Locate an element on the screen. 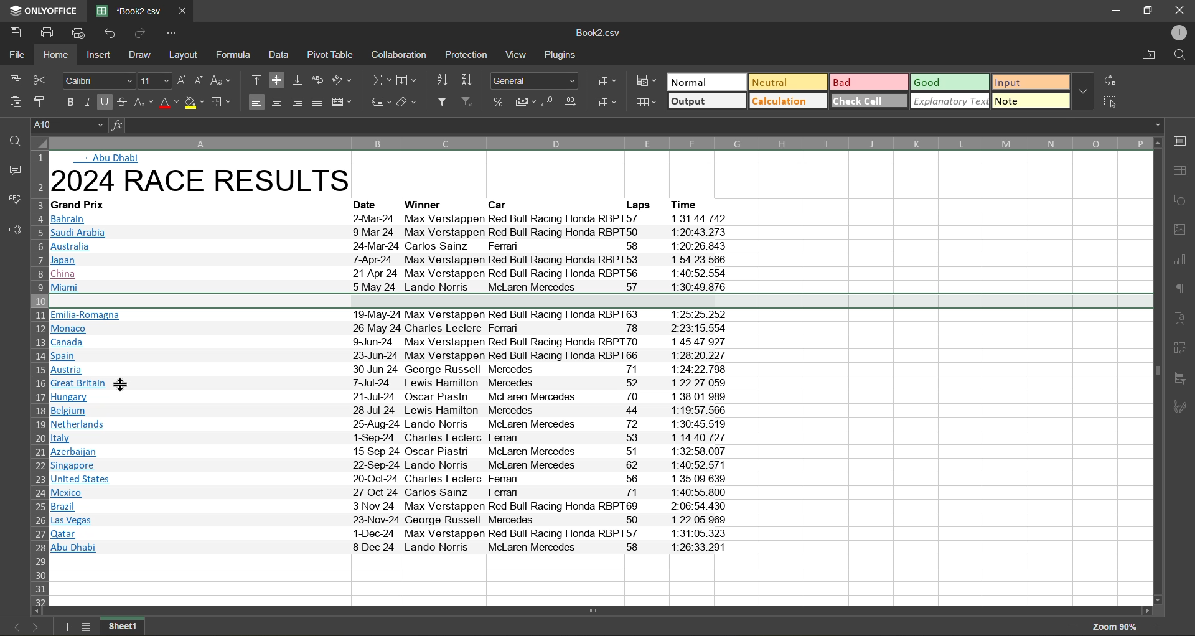 This screenshot has width=1195, height=636. insert cells is located at coordinates (604, 82).